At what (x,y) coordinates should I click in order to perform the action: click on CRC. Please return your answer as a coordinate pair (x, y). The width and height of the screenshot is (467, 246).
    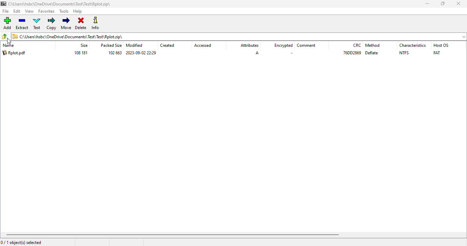
    Looking at the image, I should click on (357, 45).